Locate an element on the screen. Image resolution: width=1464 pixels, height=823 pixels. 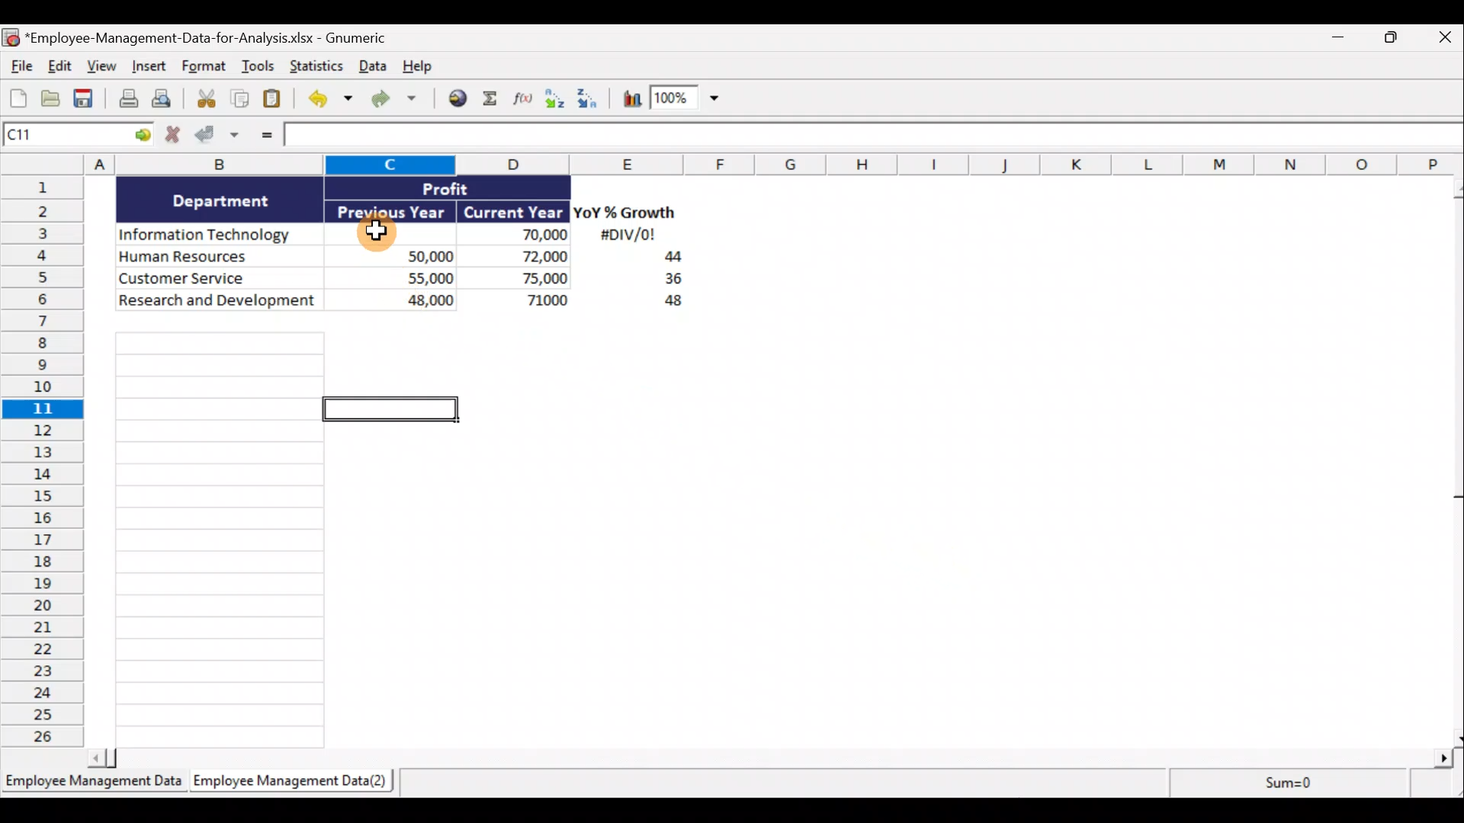
File is located at coordinates (18, 68).